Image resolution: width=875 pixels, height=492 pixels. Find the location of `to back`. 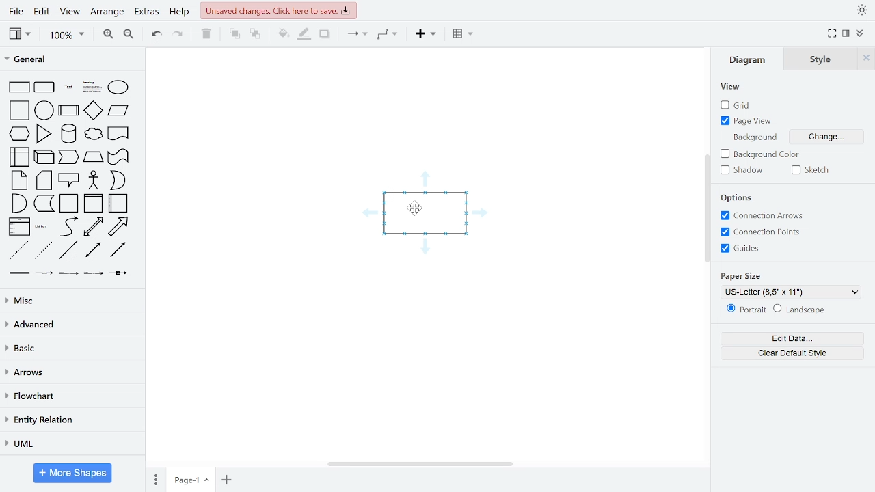

to back is located at coordinates (255, 34).